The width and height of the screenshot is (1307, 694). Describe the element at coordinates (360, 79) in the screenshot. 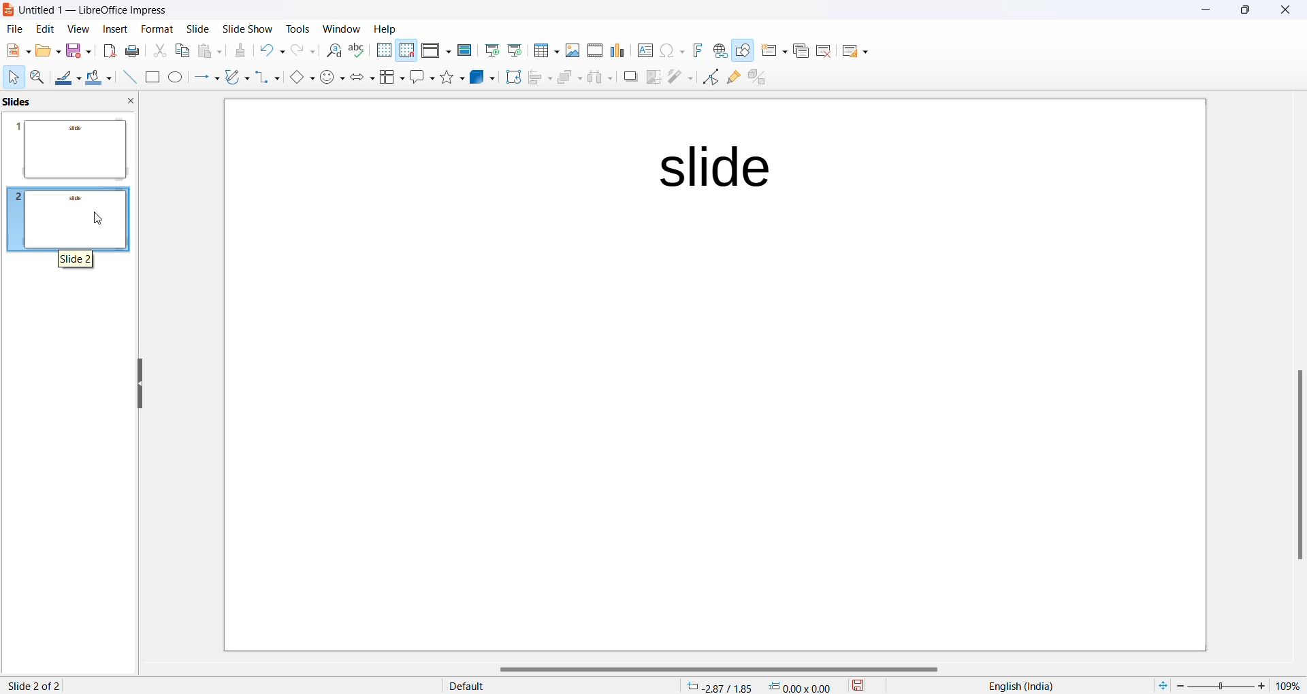

I see `Block arrows` at that location.